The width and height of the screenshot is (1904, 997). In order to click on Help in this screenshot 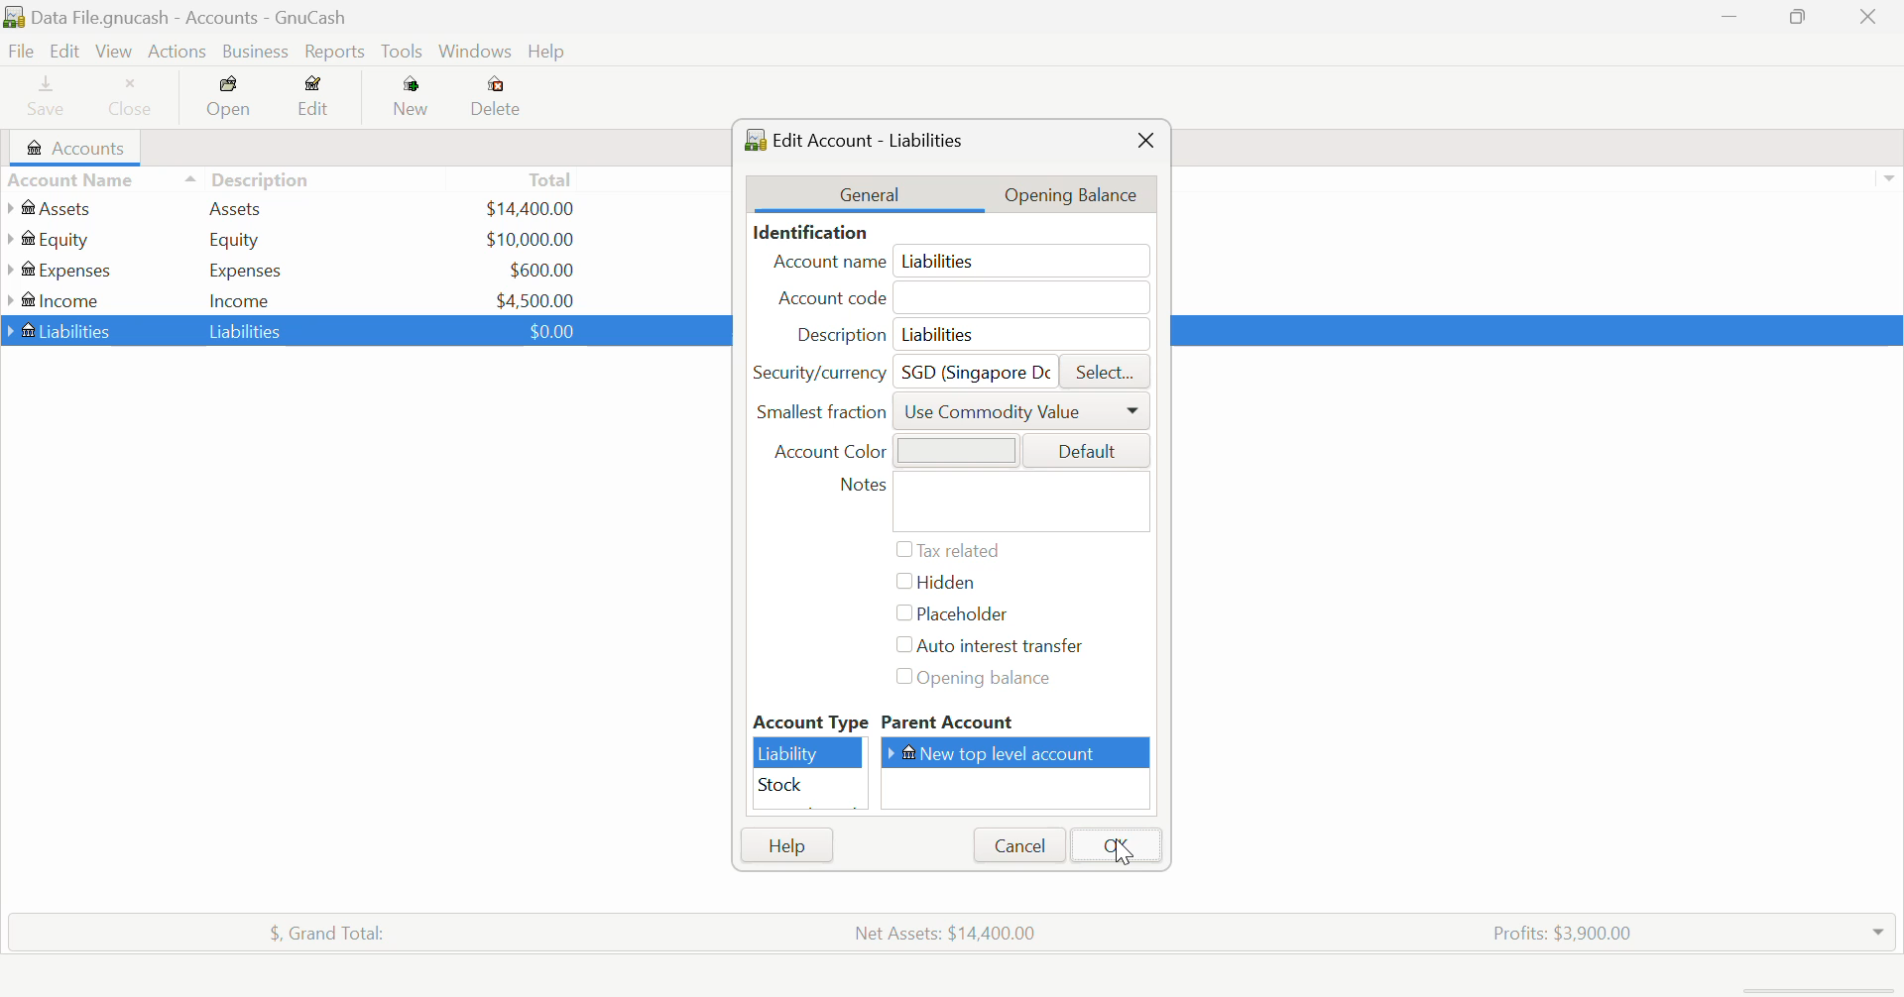, I will do `click(549, 53)`.